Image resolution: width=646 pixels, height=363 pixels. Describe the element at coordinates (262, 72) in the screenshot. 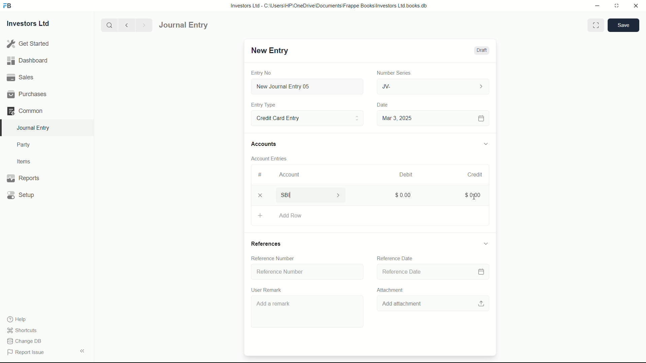

I see `Entry No` at that location.